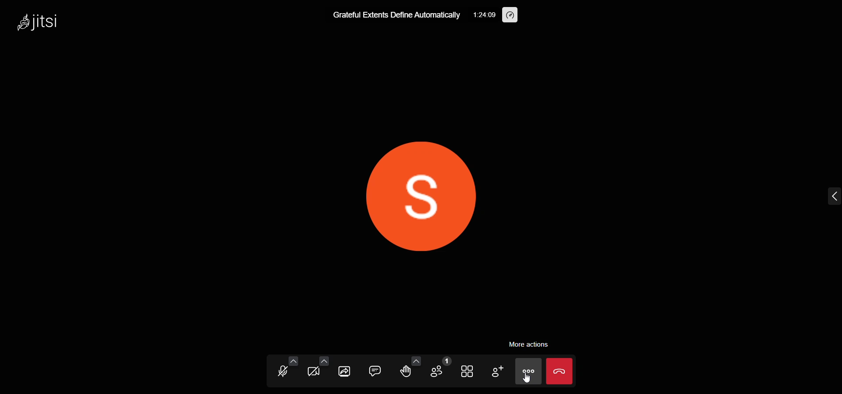 Image resolution: width=842 pixels, height=394 pixels. Describe the element at coordinates (313, 373) in the screenshot. I see `video` at that location.